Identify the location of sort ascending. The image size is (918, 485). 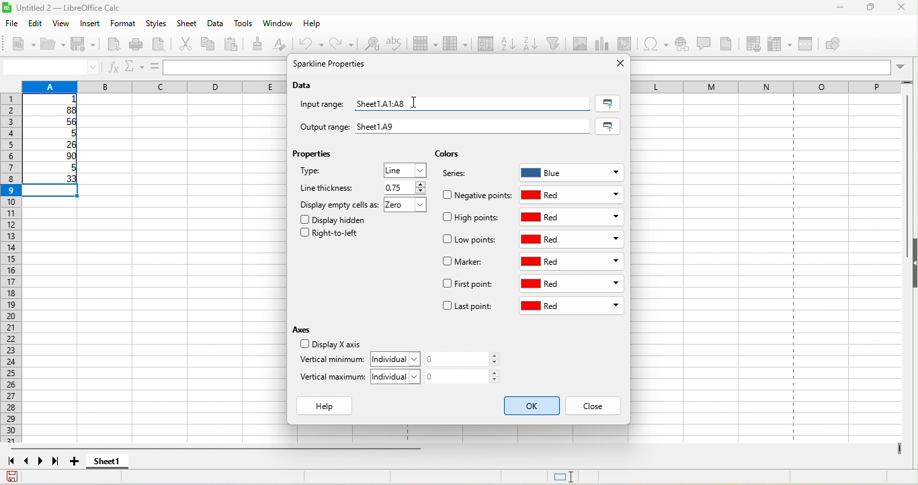
(510, 42).